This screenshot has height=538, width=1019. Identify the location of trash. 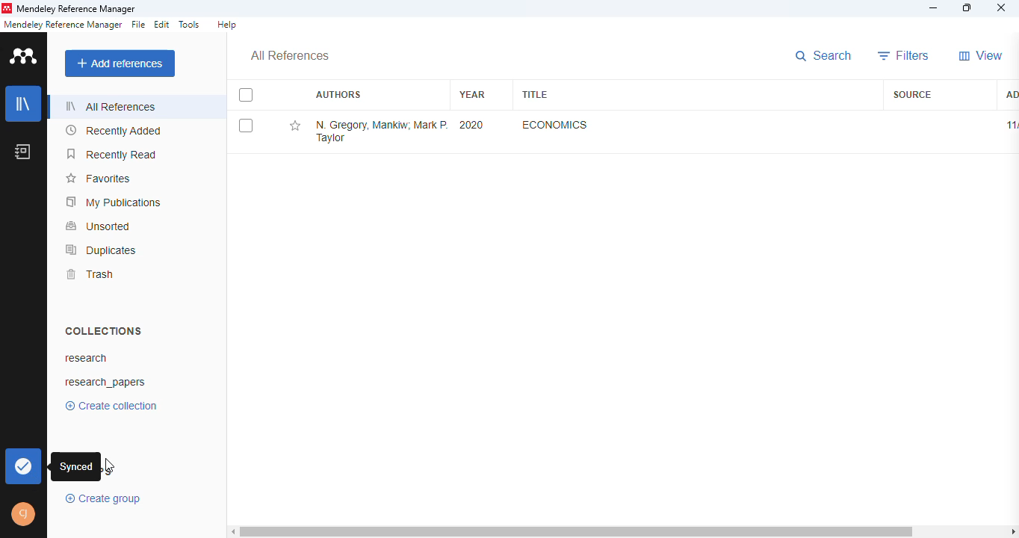
(90, 274).